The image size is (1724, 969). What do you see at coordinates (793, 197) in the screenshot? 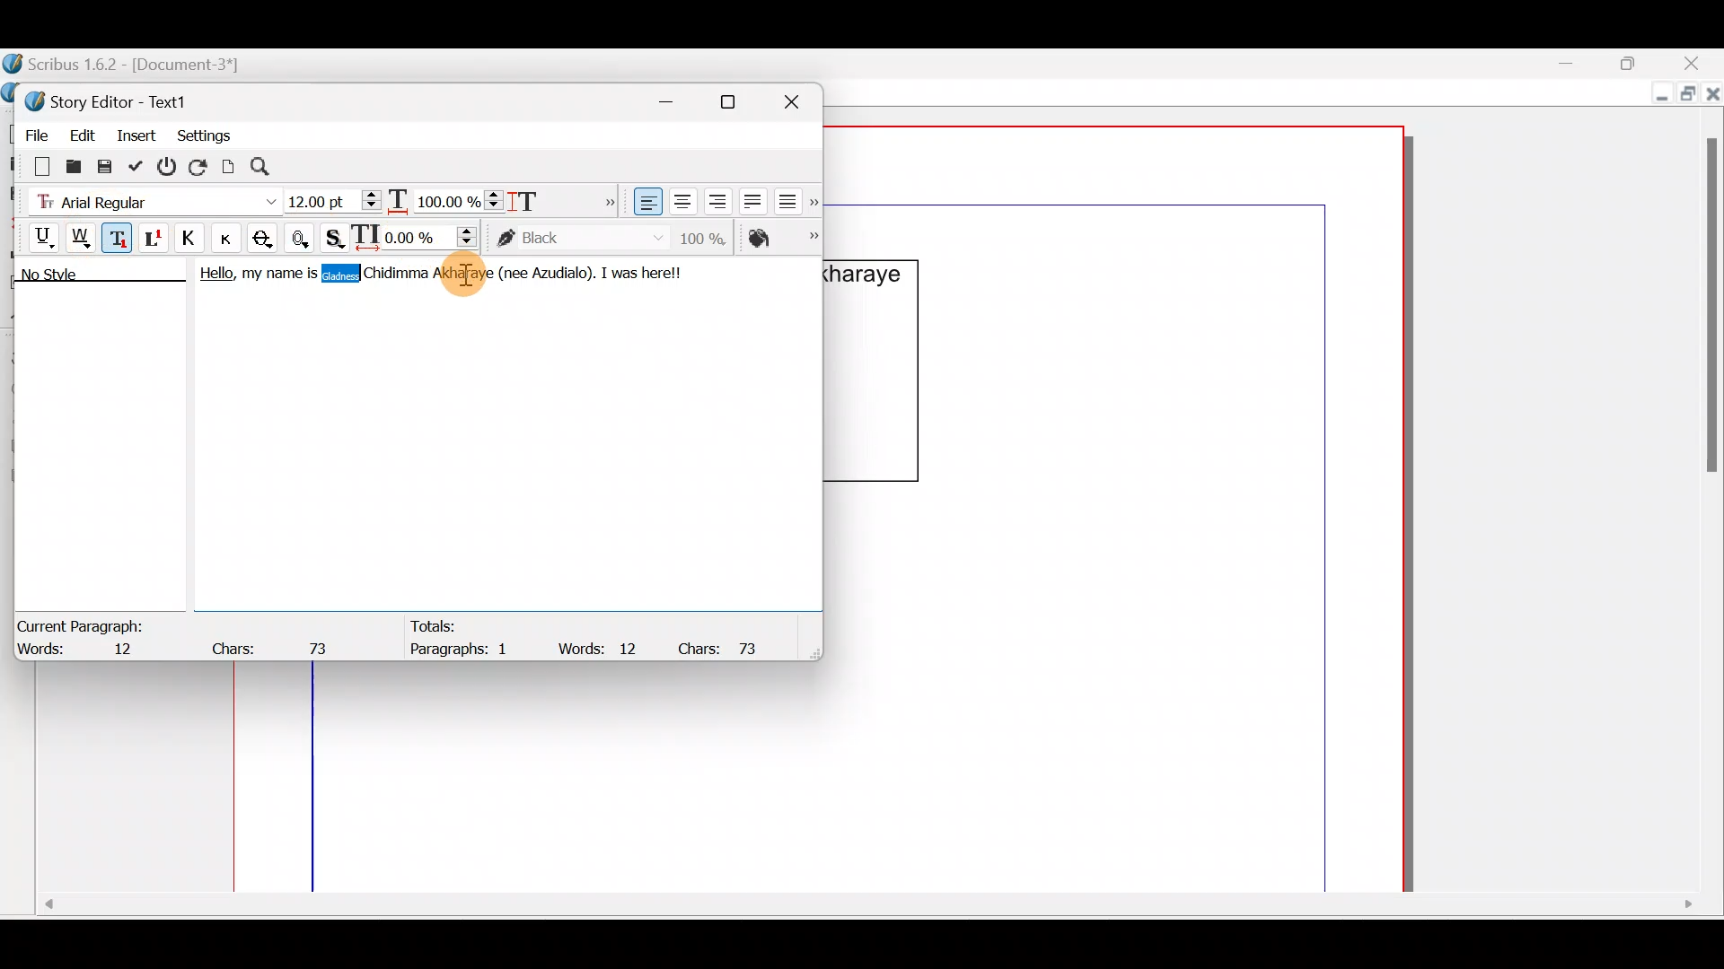
I see `Align text force justified` at bounding box center [793, 197].